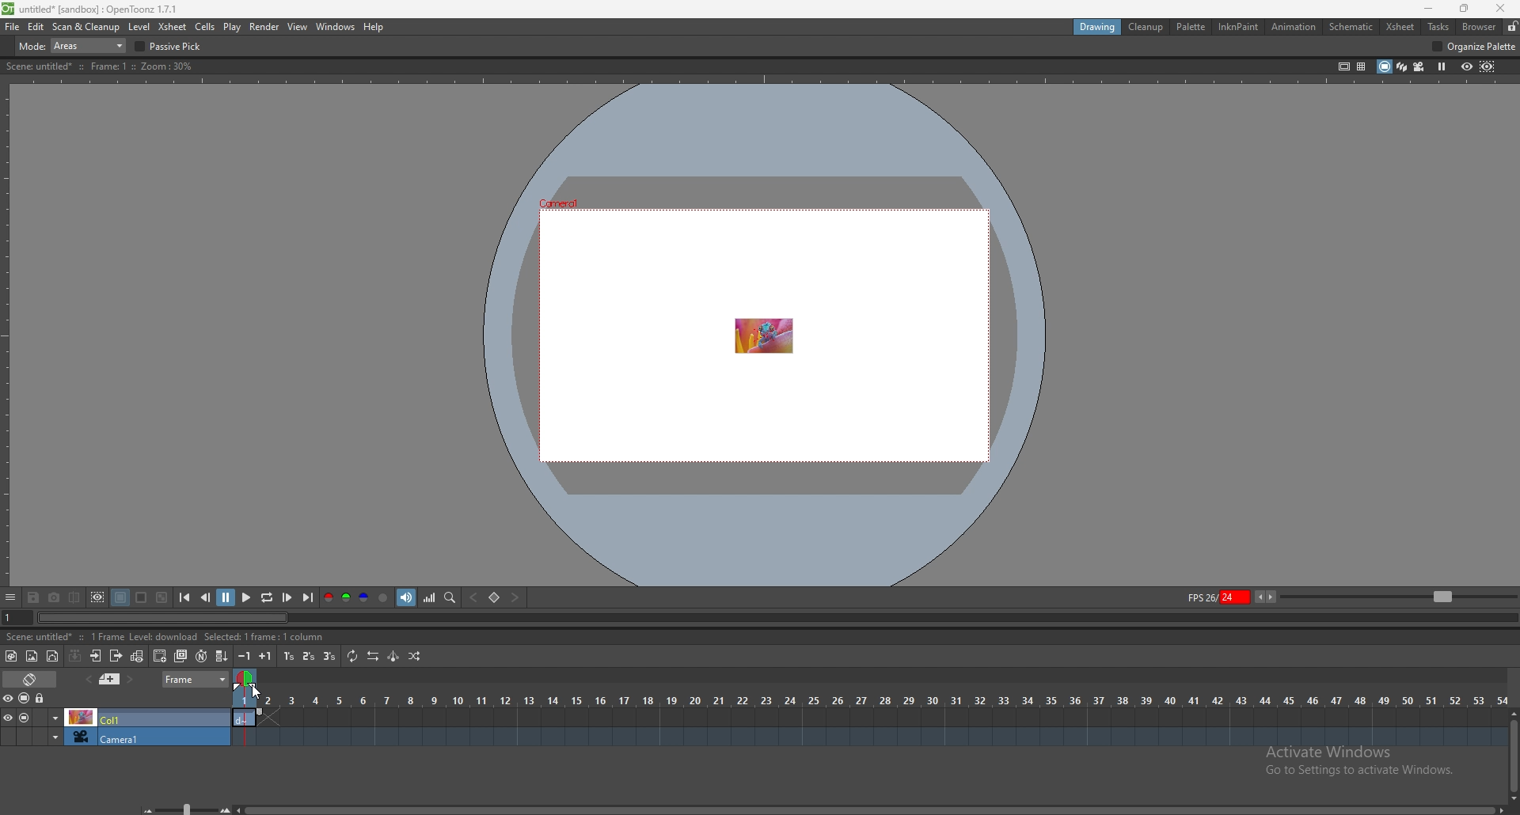 The height and width of the screenshot is (815, 1520). I want to click on animation area, so click(762, 334).